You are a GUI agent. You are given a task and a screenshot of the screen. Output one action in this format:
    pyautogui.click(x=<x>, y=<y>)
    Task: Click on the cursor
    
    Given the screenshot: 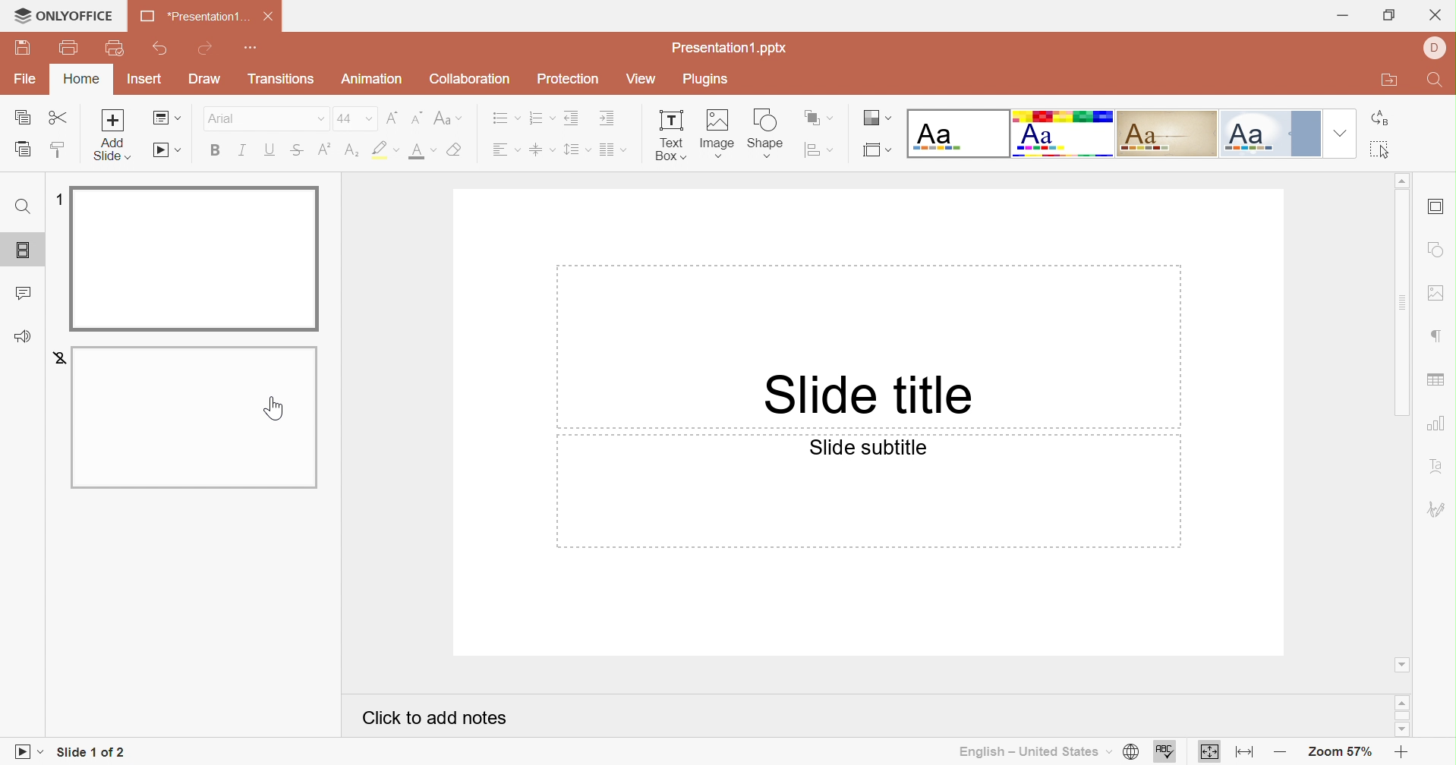 What is the action you would take?
    pyautogui.click(x=276, y=409)
    